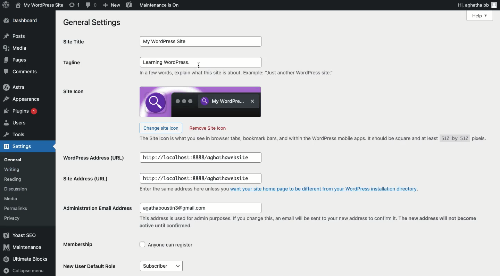 This screenshot has width=500, height=276. What do you see at coordinates (16, 124) in the screenshot?
I see `Users` at bounding box center [16, 124].